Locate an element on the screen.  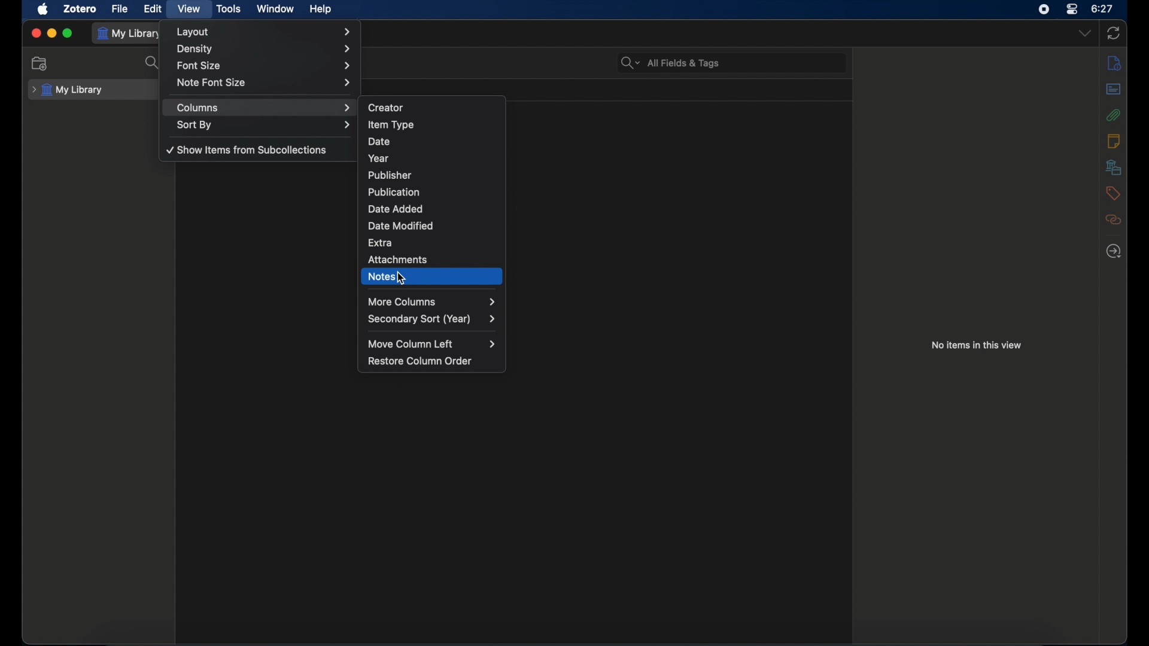
maximize is located at coordinates (68, 33).